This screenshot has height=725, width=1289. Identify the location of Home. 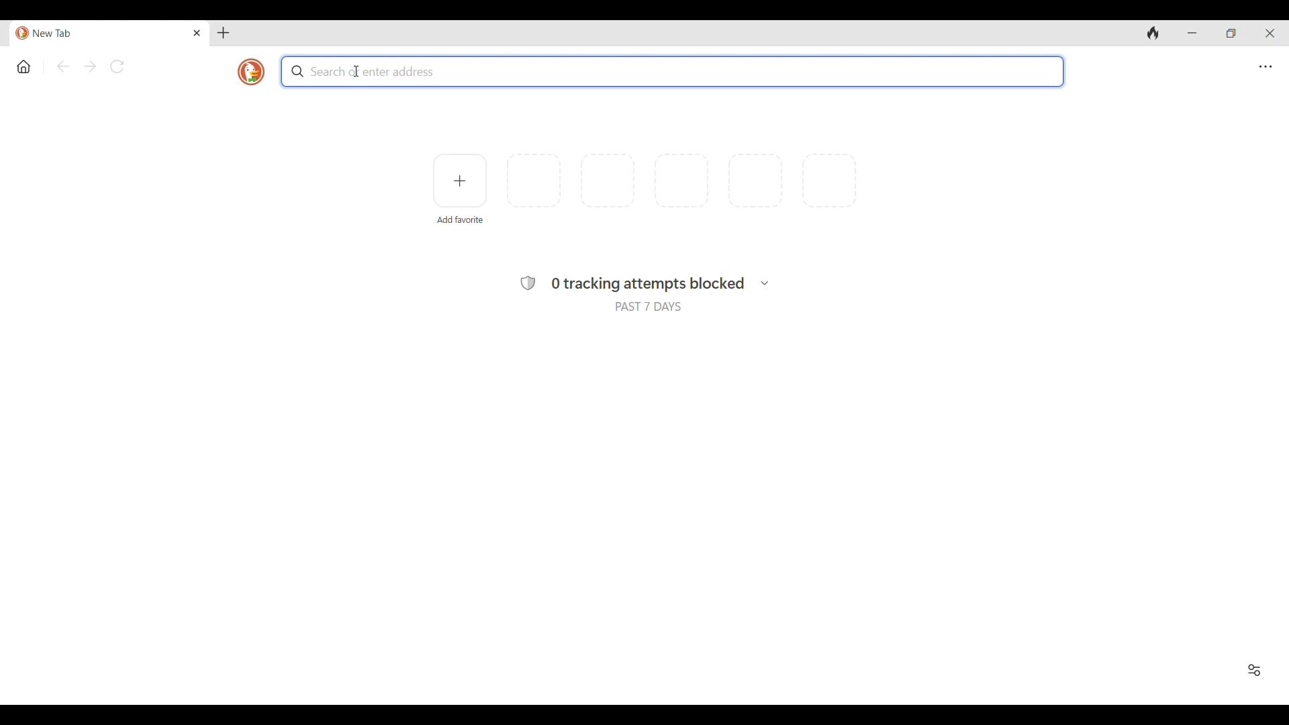
(24, 66).